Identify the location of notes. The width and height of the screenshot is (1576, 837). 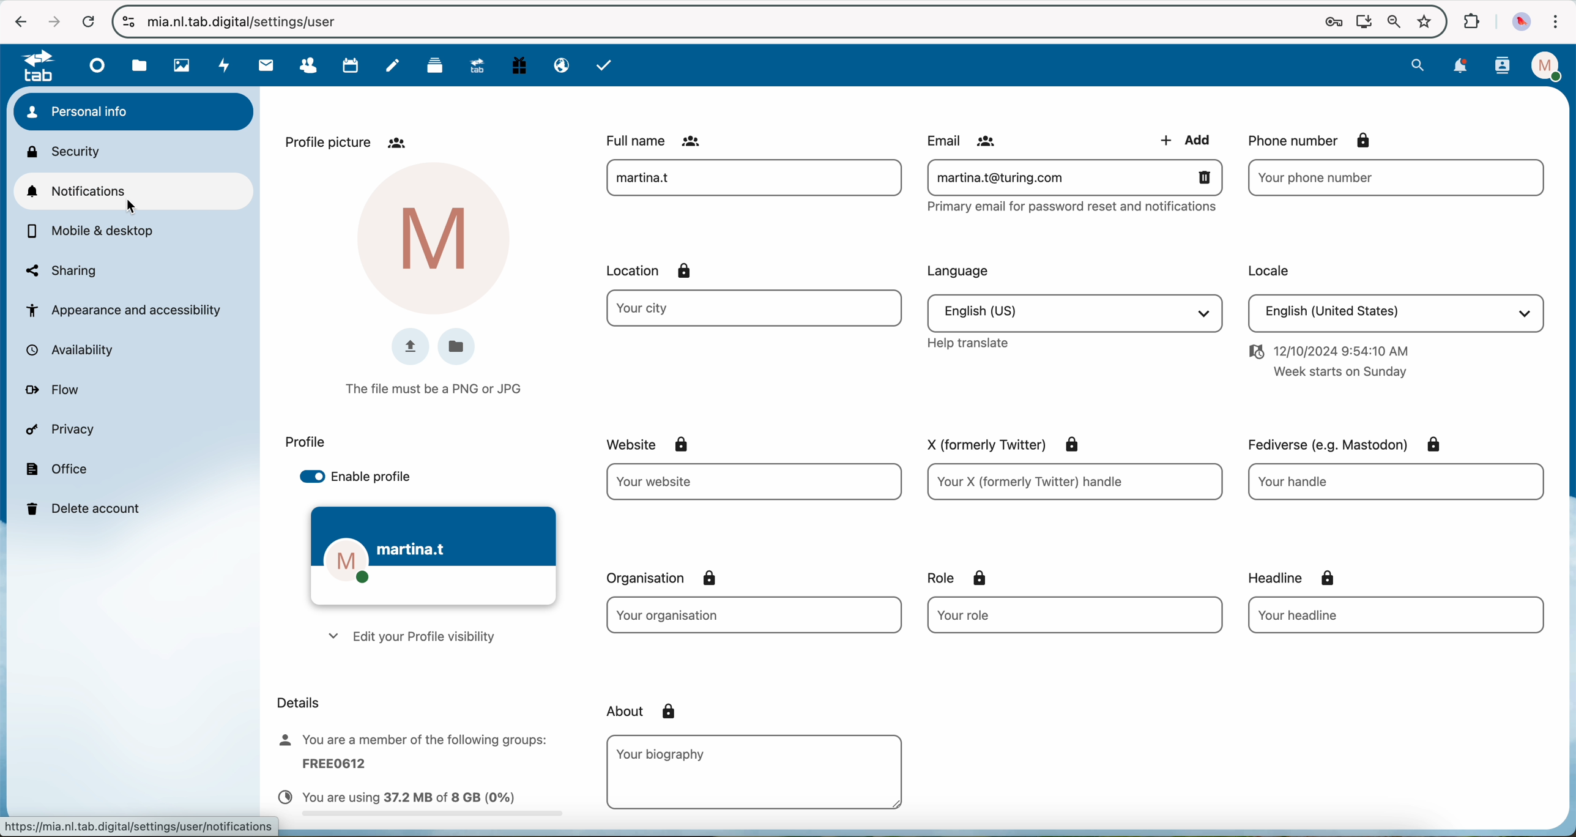
(393, 66).